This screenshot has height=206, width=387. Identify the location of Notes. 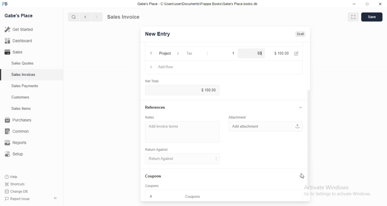
(152, 117).